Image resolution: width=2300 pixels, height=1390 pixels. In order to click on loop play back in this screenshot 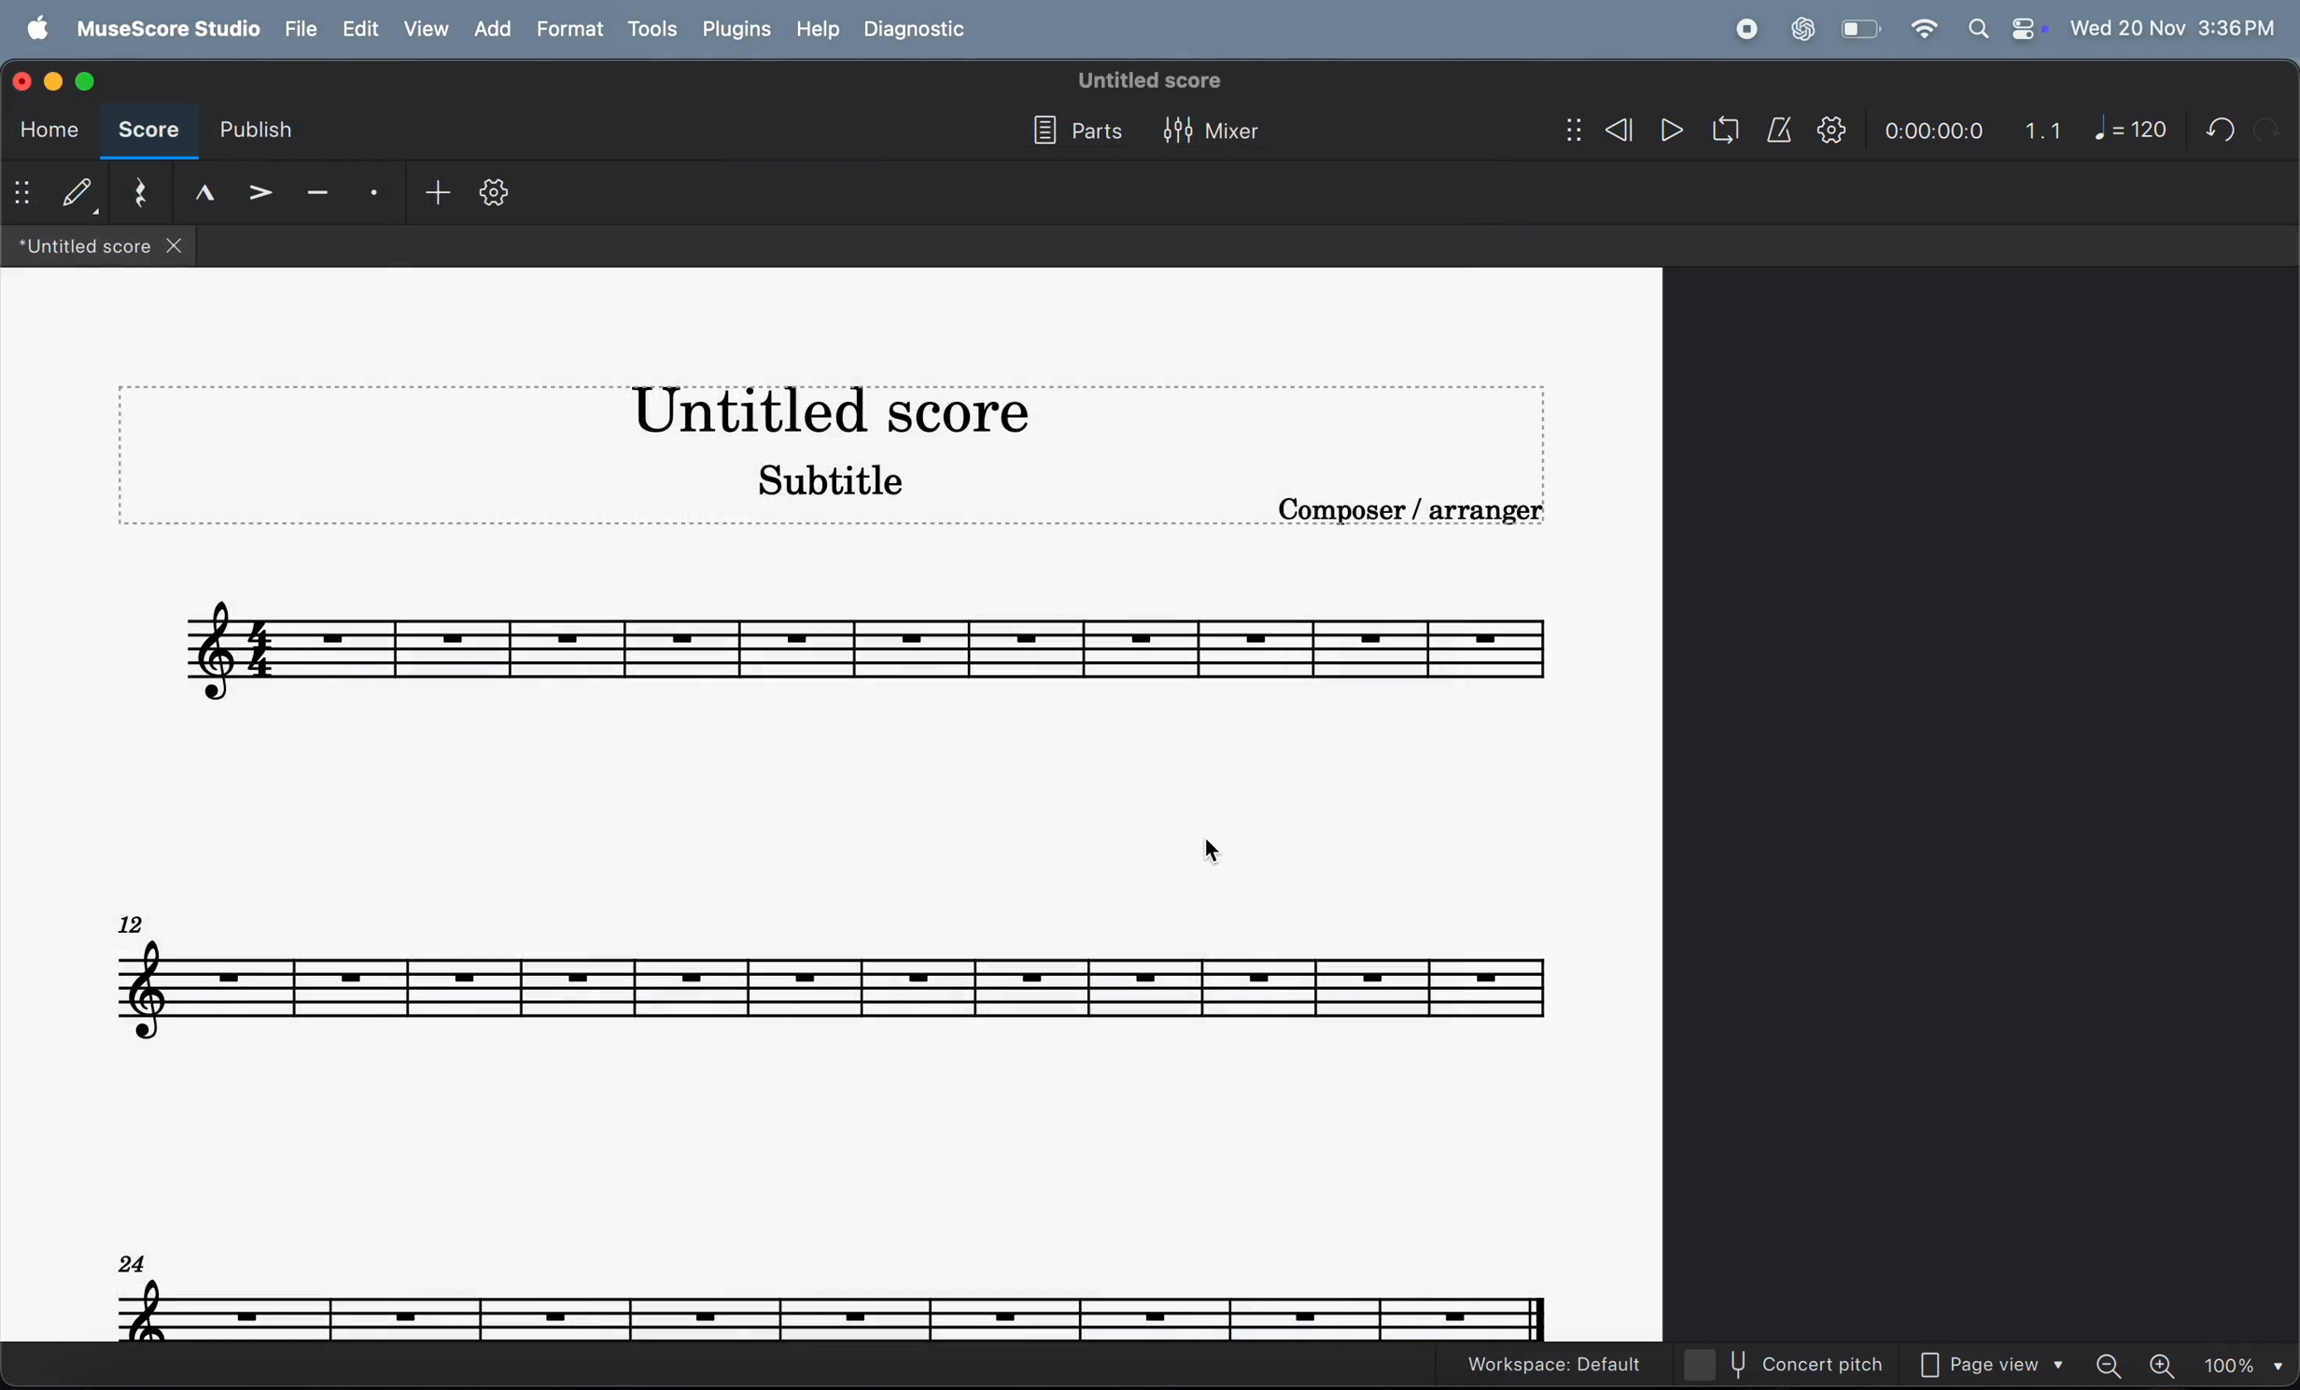, I will do `click(1726, 131)`.